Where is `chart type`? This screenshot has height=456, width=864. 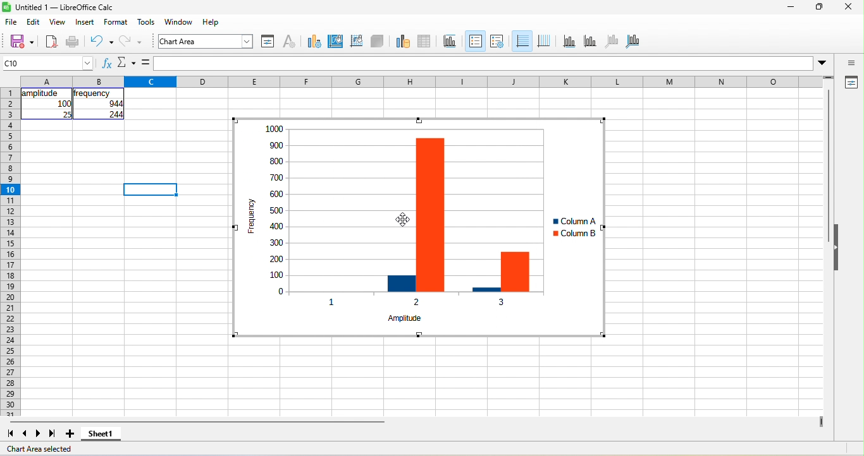 chart type is located at coordinates (314, 42).